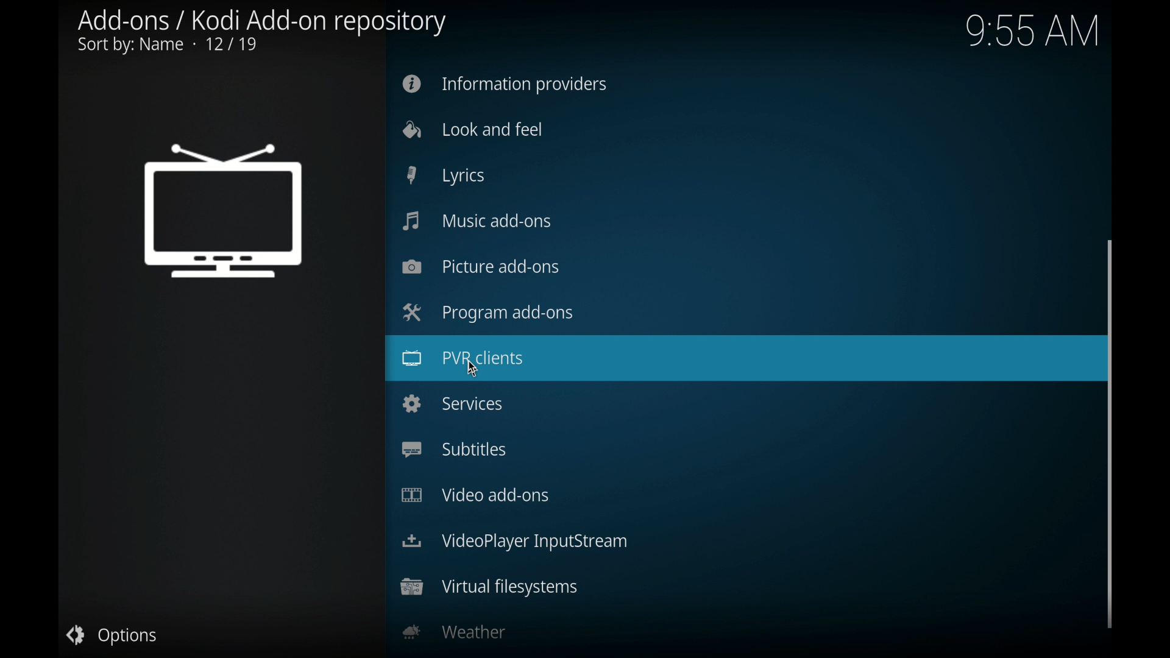  Describe the element at coordinates (472, 130) in the screenshot. I see `lookandfeel` at that location.